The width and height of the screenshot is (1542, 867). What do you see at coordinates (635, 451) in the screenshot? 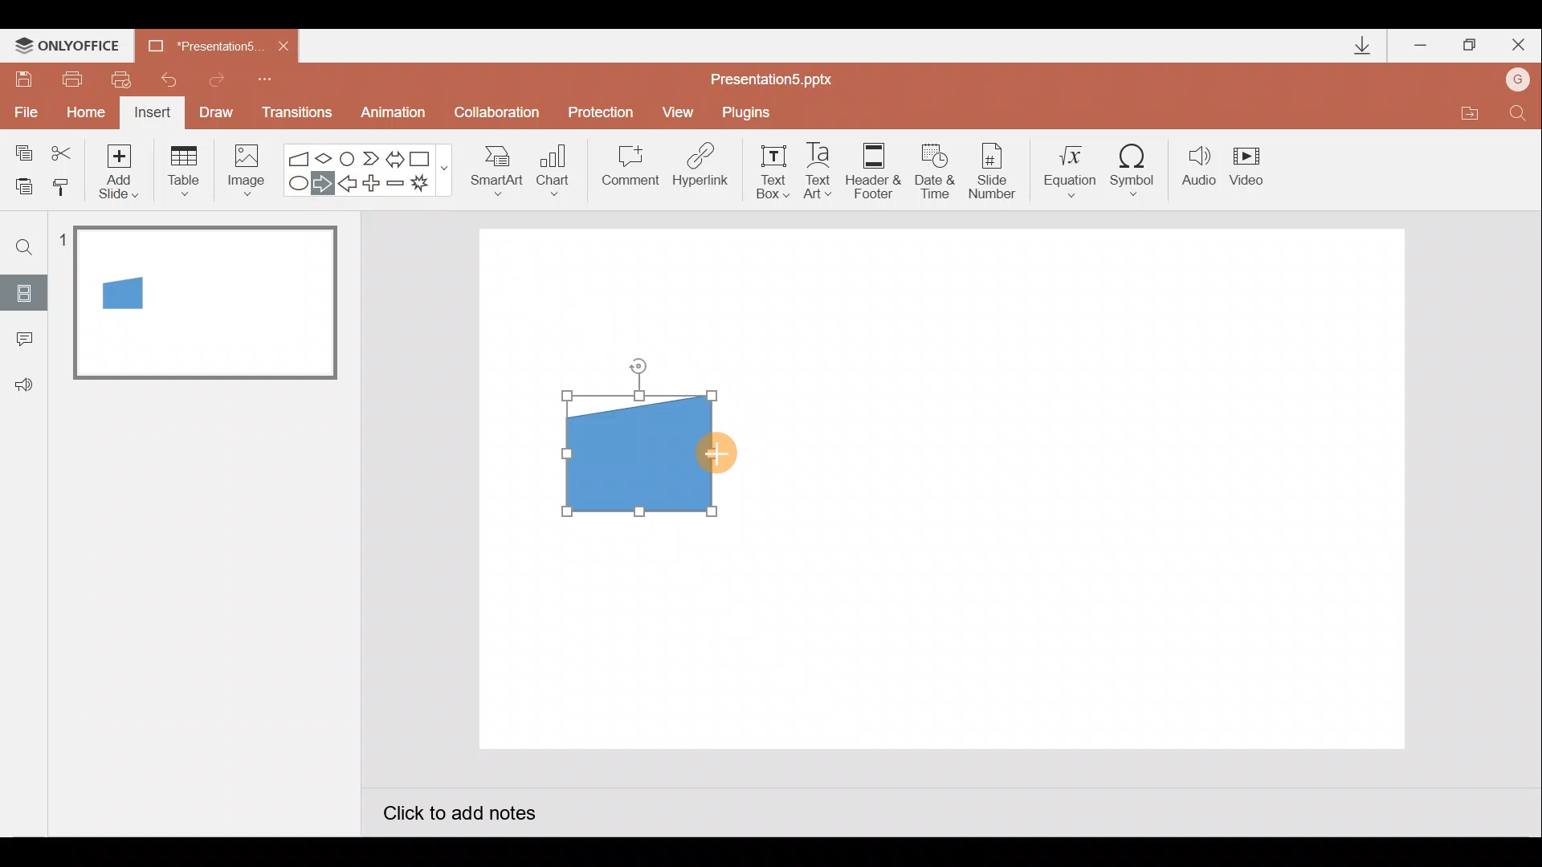
I see `Manual input flow chart ` at bounding box center [635, 451].